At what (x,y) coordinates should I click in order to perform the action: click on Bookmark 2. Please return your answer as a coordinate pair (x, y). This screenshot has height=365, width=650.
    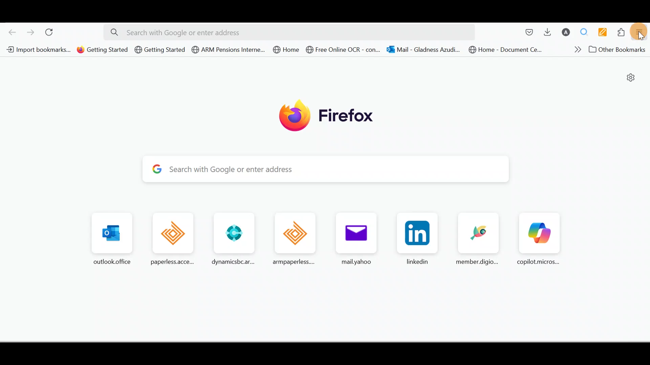
    Looking at the image, I should click on (103, 50).